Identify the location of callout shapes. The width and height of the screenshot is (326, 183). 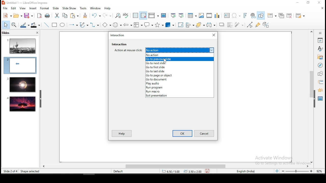
(149, 25).